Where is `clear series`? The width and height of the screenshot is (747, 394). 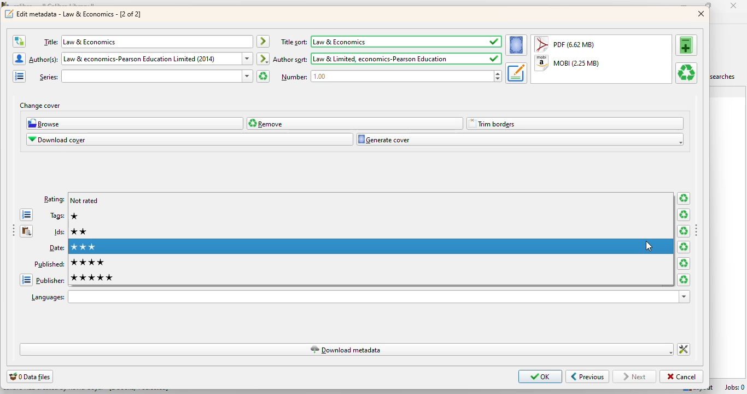 clear series is located at coordinates (262, 76).